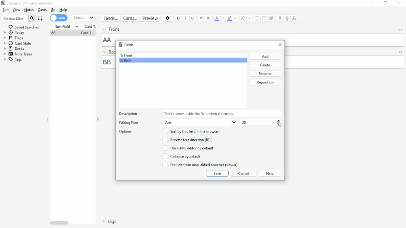 The height and width of the screenshot is (228, 406). I want to click on Preview, so click(151, 18).